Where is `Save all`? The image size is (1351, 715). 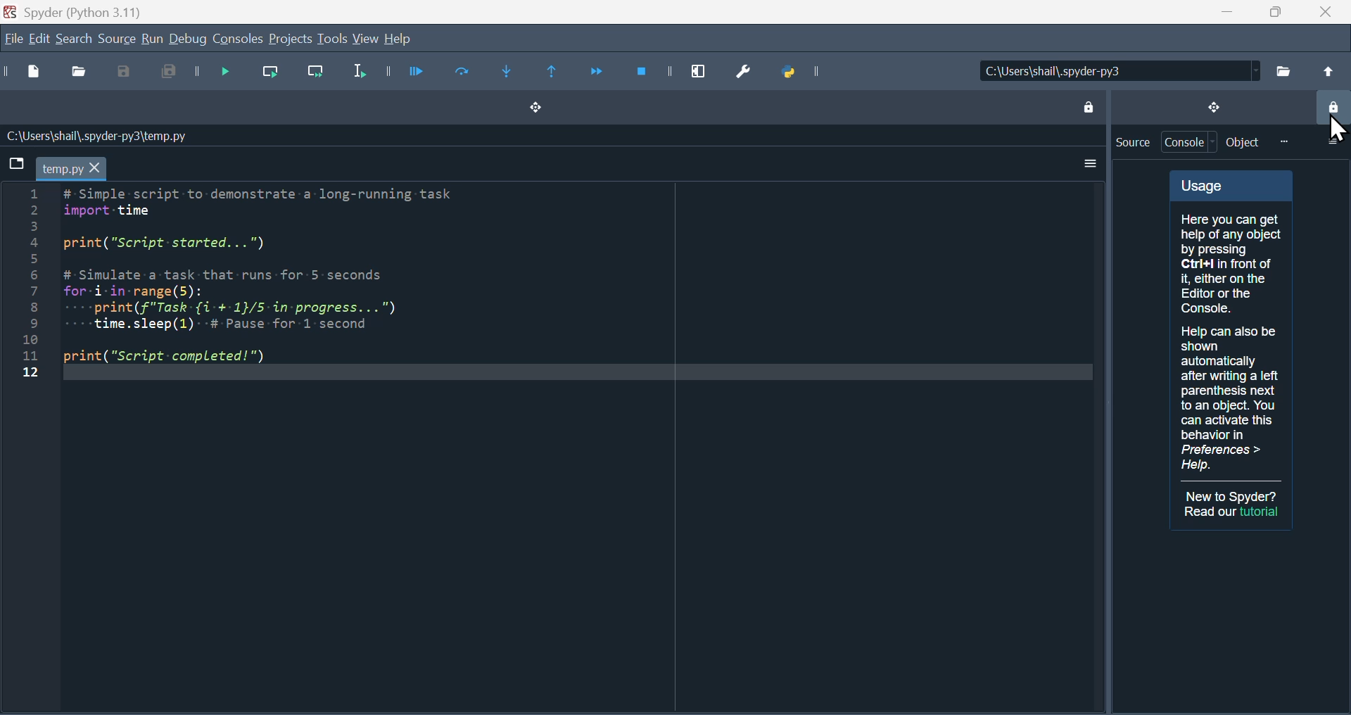 Save all is located at coordinates (164, 74).